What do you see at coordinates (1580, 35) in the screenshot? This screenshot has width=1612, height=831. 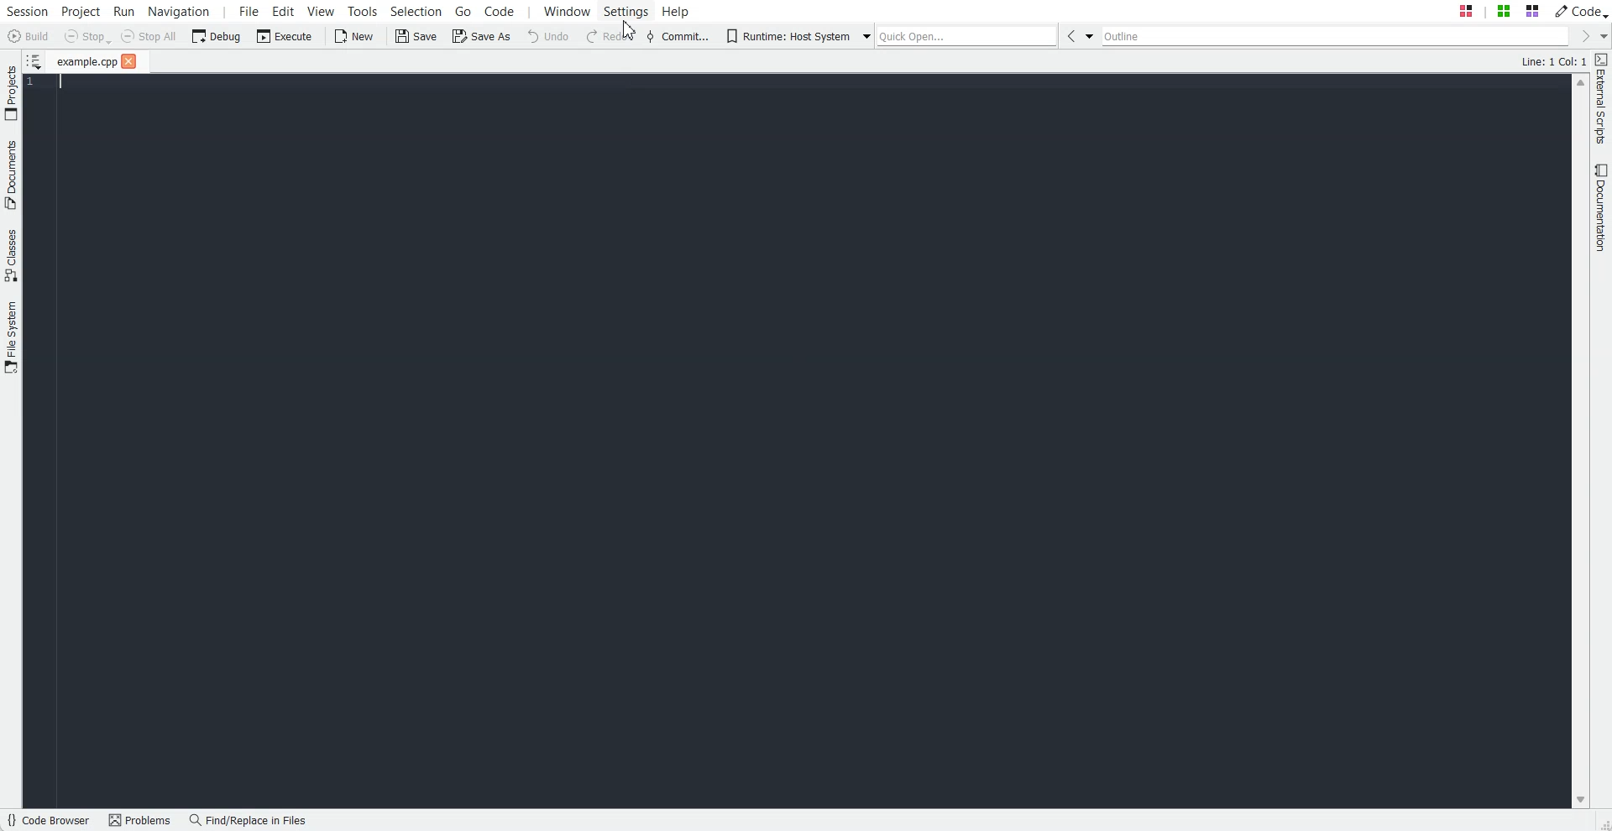 I see `Go Forward` at bounding box center [1580, 35].